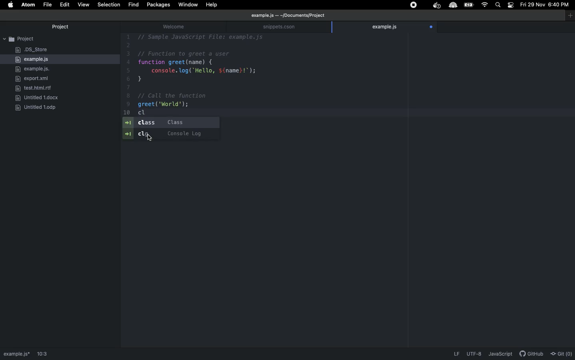  I want to click on example.js, so click(33, 59).